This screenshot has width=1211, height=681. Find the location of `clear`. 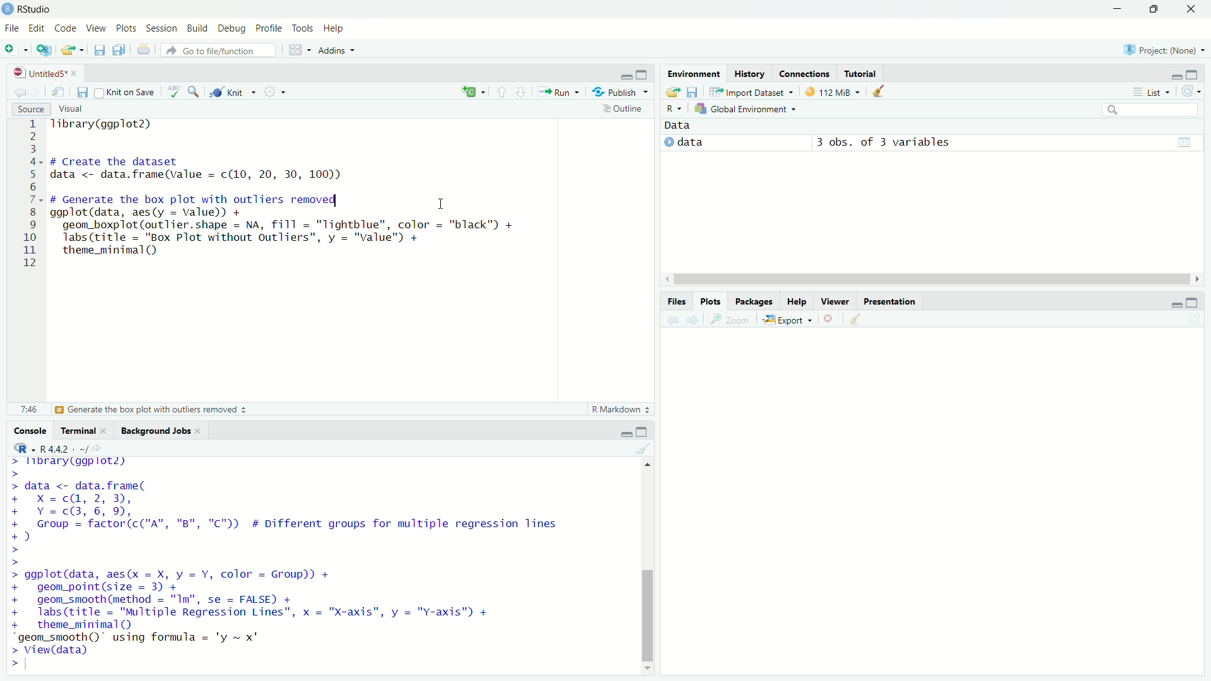

clear is located at coordinates (876, 93).